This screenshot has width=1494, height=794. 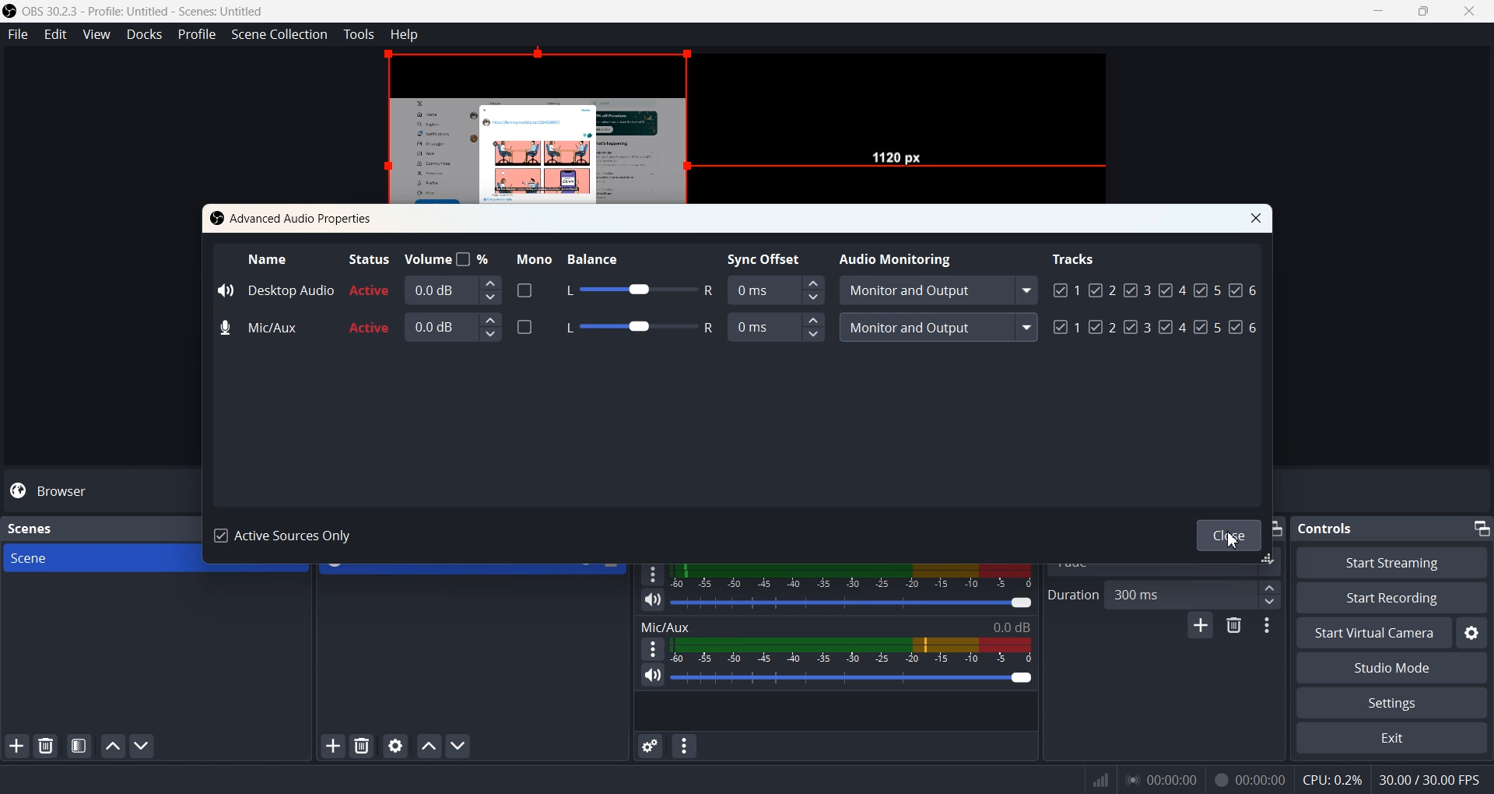 What do you see at coordinates (900, 257) in the screenshot?
I see `Audio Monitoring` at bounding box center [900, 257].